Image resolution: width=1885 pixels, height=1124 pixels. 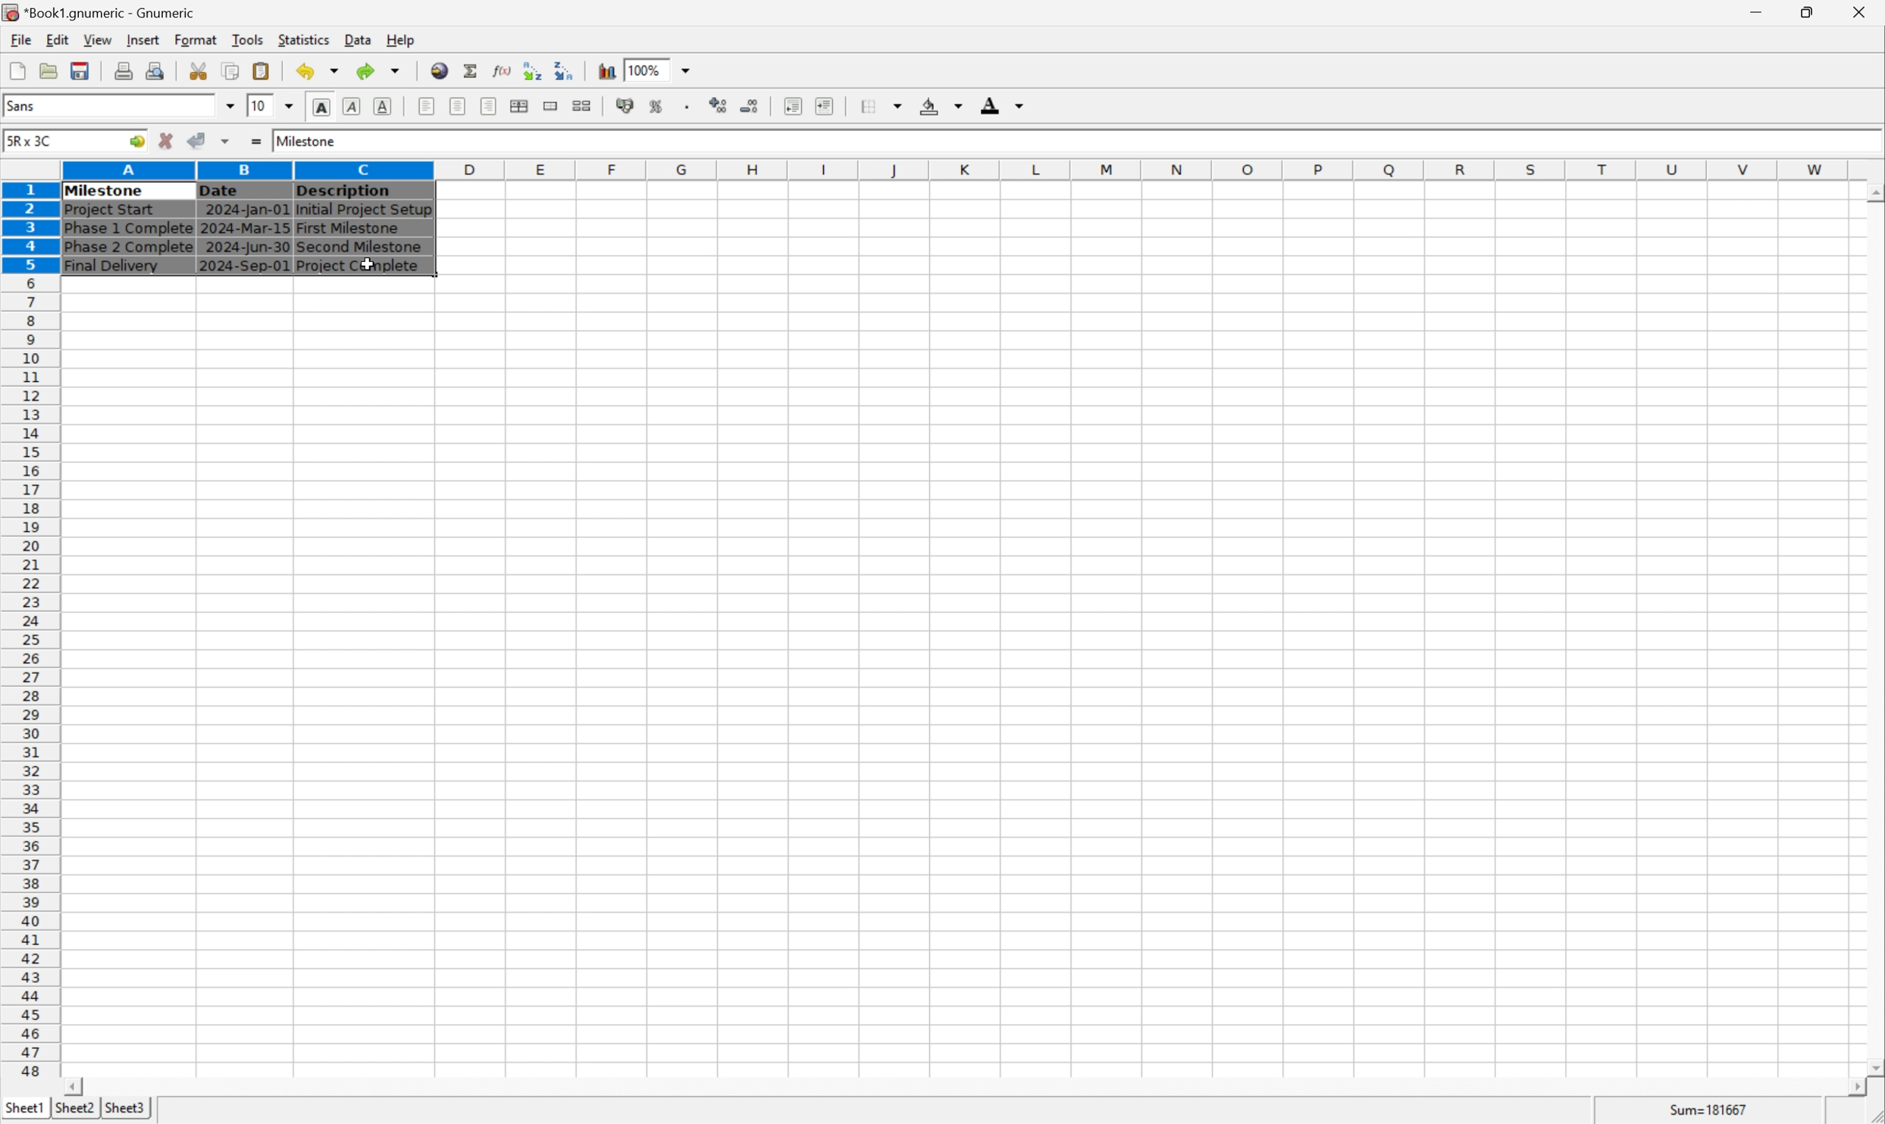 I want to click on sheet3, so click(x=125, y=1112).